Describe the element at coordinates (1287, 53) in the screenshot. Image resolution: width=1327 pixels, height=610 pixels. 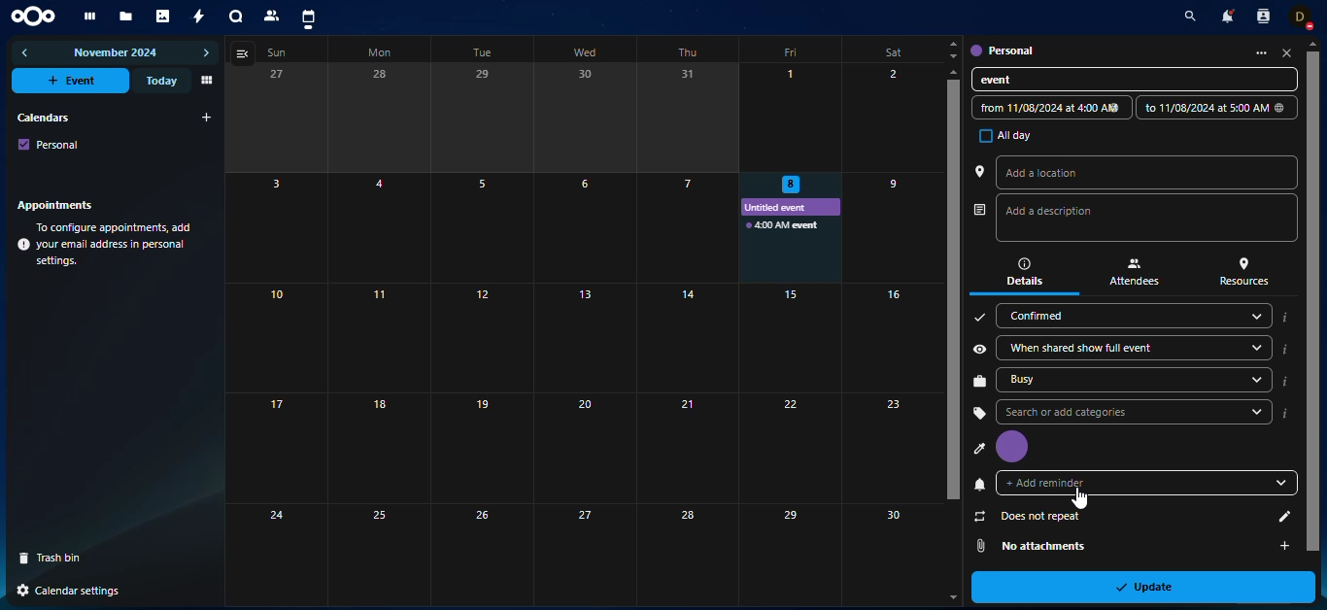
I see `close` at that location.